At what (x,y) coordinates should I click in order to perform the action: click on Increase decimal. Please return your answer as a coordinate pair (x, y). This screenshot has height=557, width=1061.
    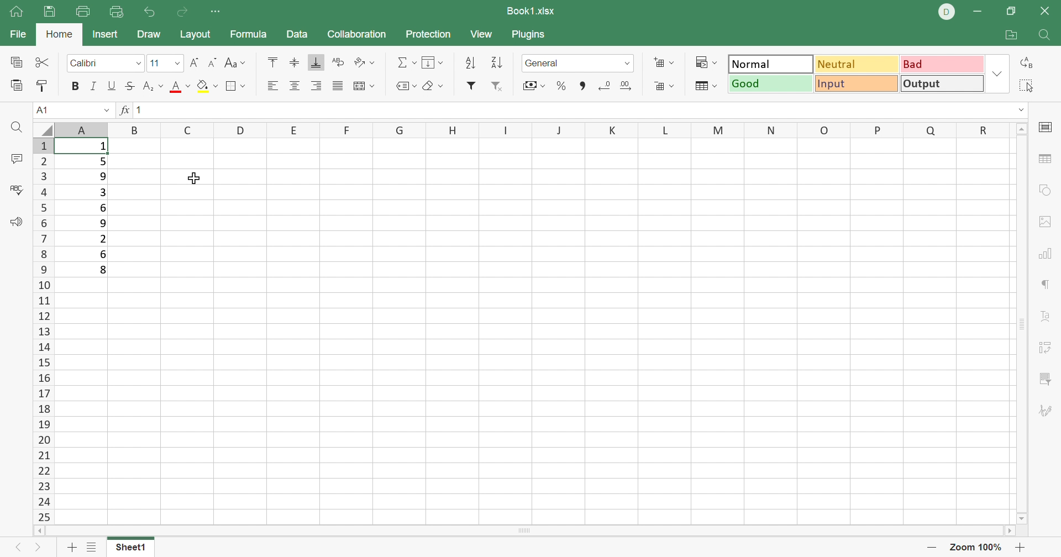
    Looking at the image, I should click on (631, 86).